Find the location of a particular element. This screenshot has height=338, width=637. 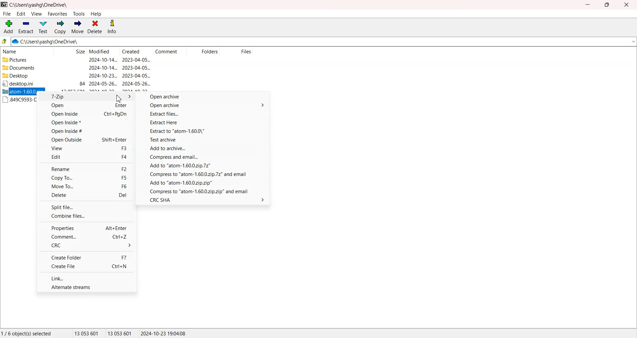

Split file is located at coordinates (87, 207).